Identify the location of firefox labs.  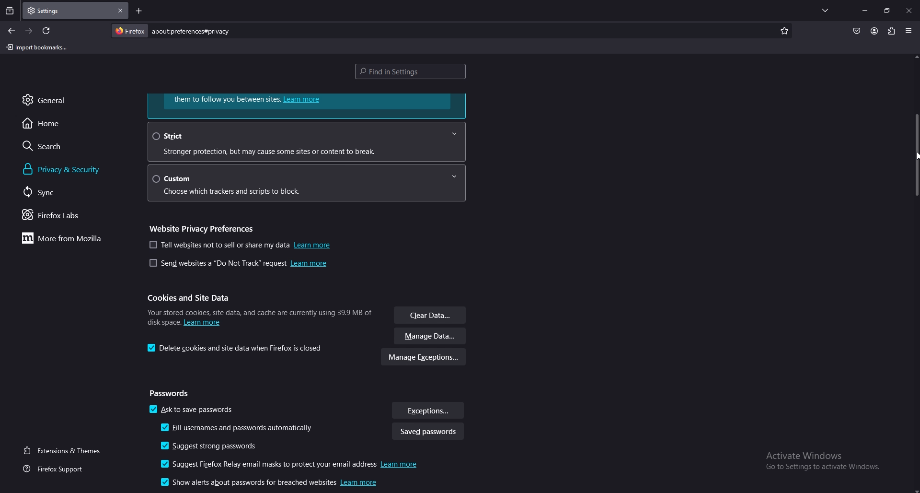
(61, 216).